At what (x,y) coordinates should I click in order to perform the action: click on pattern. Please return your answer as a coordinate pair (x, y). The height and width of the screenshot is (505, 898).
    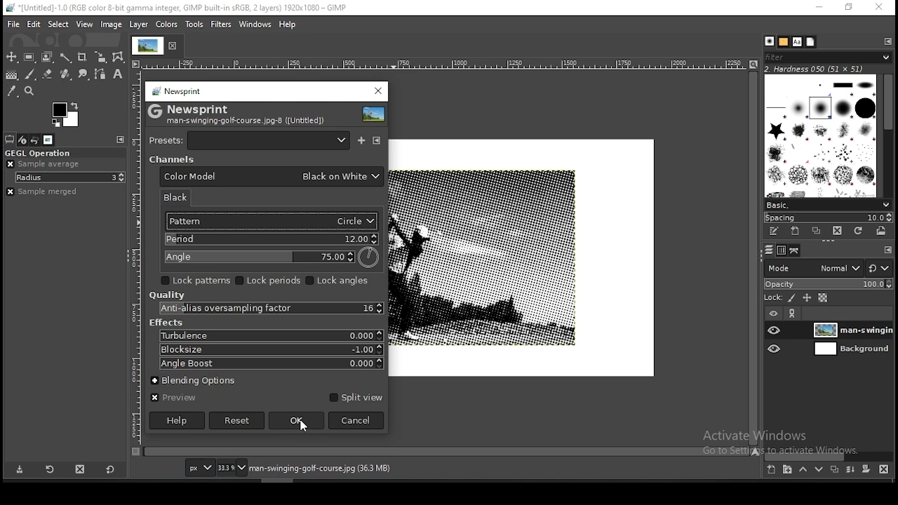
    Looking at the image, I should click on (269, 221).